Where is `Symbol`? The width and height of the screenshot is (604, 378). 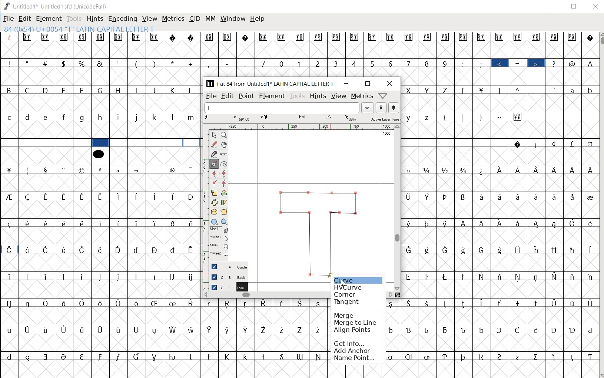 Symbol is located at coordinates (573, 250).